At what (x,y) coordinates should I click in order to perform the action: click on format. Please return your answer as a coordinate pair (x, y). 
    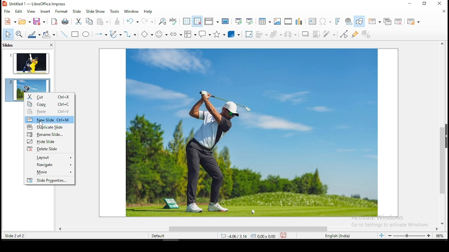
    Looking at the image, I should click on (62, 12).